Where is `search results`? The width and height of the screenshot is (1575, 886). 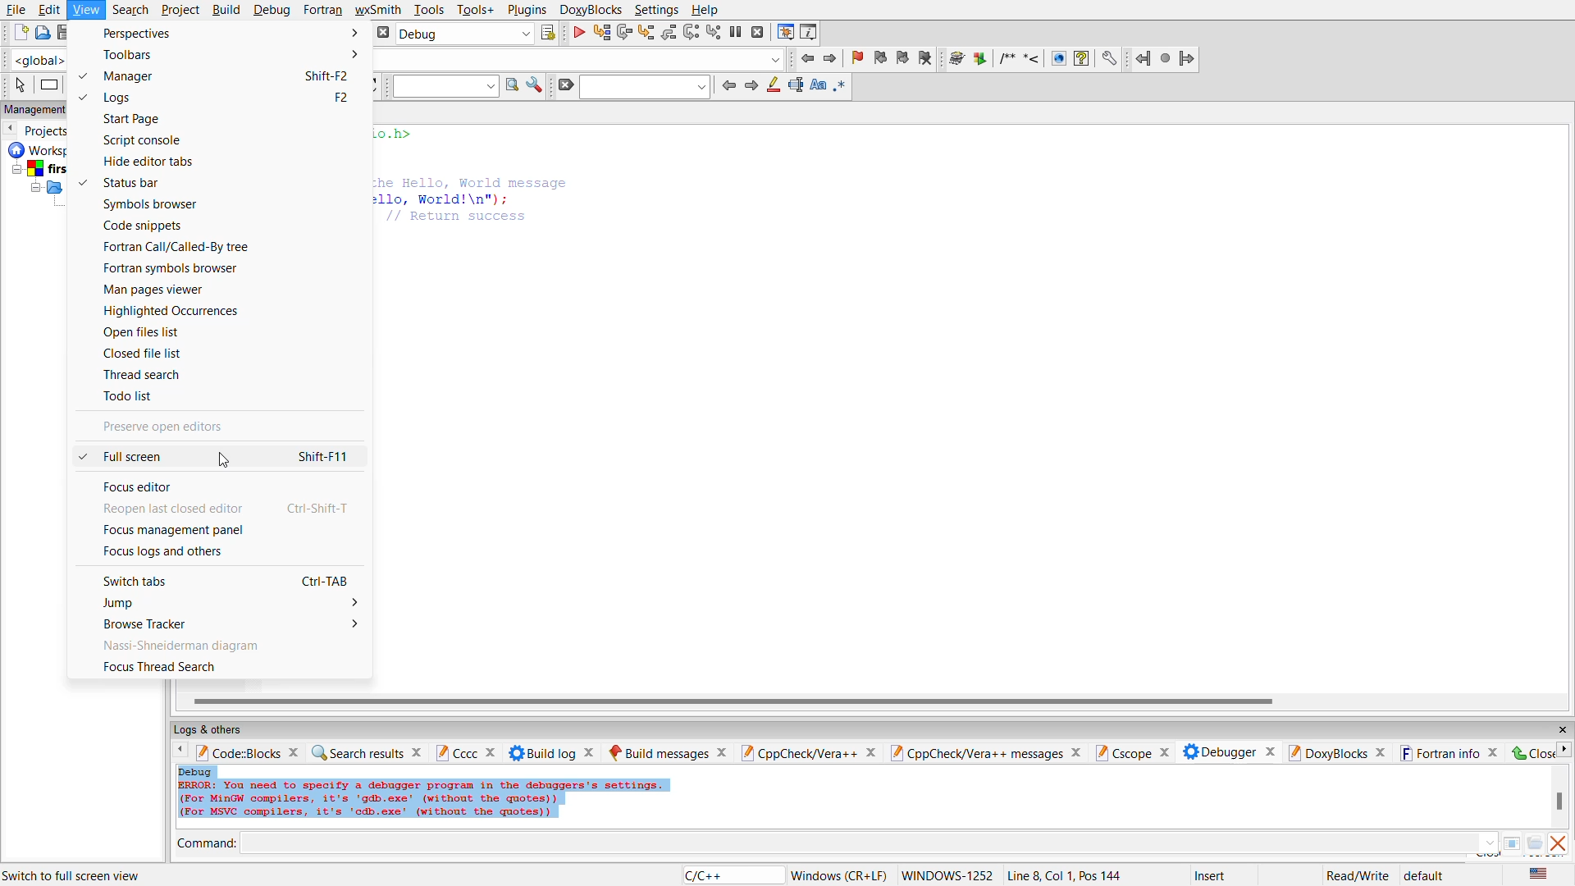
search results is located at coordinates (364, 750).